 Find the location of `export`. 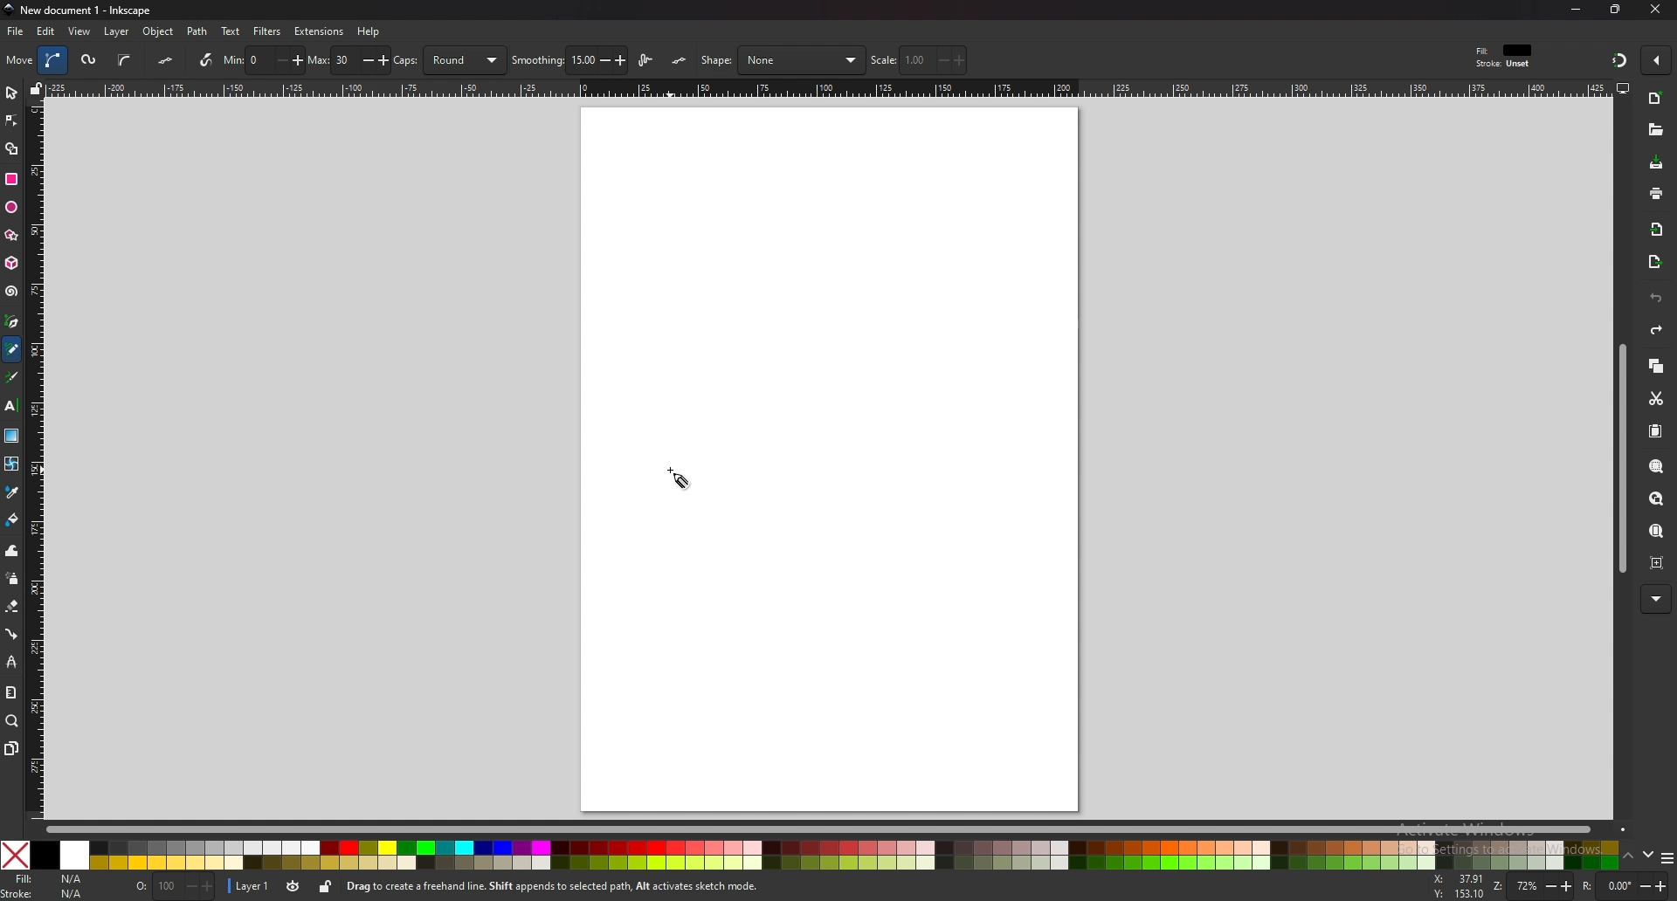

export is located at coordinates (1654, 264).